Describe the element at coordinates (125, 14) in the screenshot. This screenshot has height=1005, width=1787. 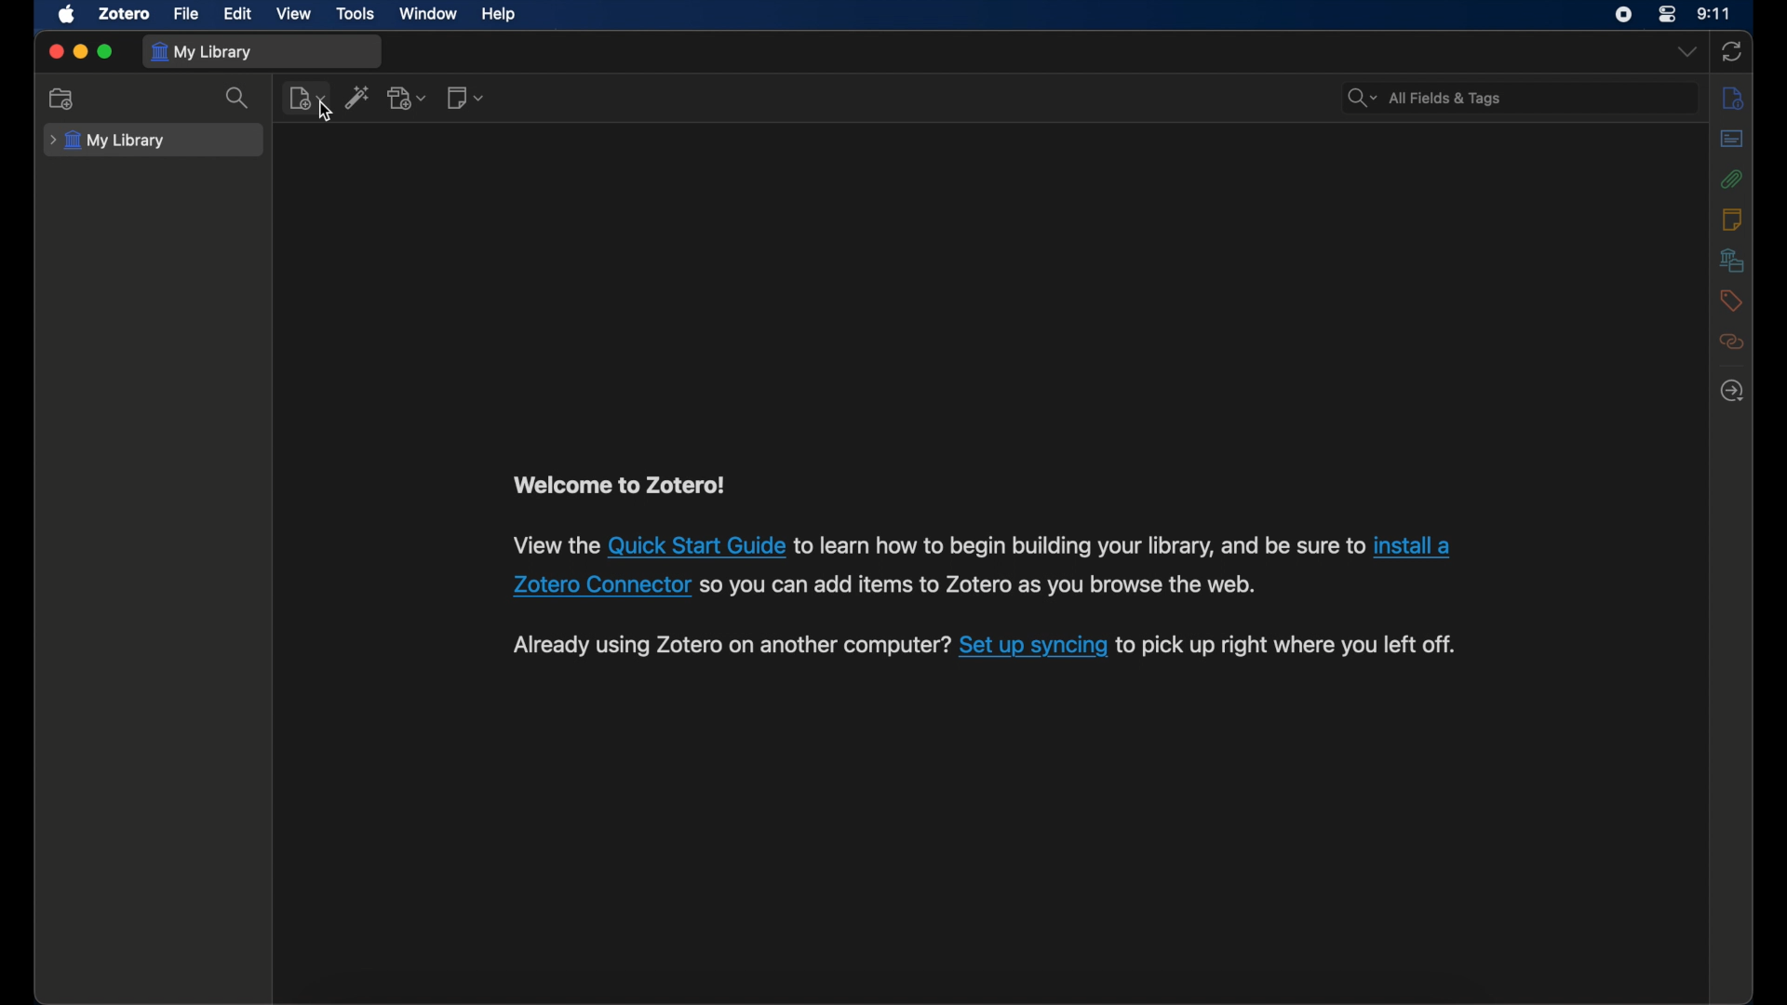
I see `zotero` at that location.